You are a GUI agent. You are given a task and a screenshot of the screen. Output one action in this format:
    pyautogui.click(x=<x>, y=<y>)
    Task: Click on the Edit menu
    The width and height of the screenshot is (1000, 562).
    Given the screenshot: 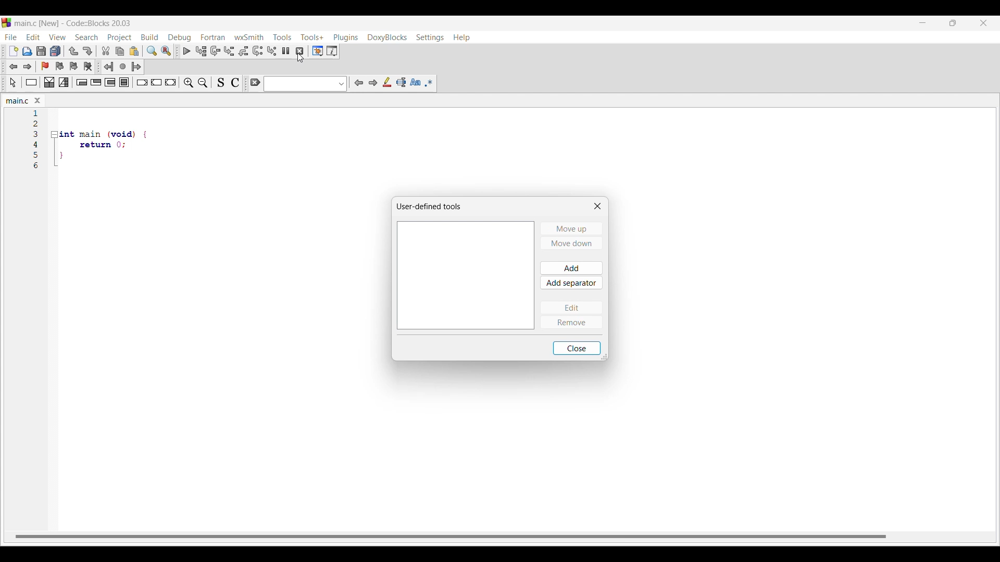 What is the action you would take?
    pyautogui.click(x=33, y=37)
    